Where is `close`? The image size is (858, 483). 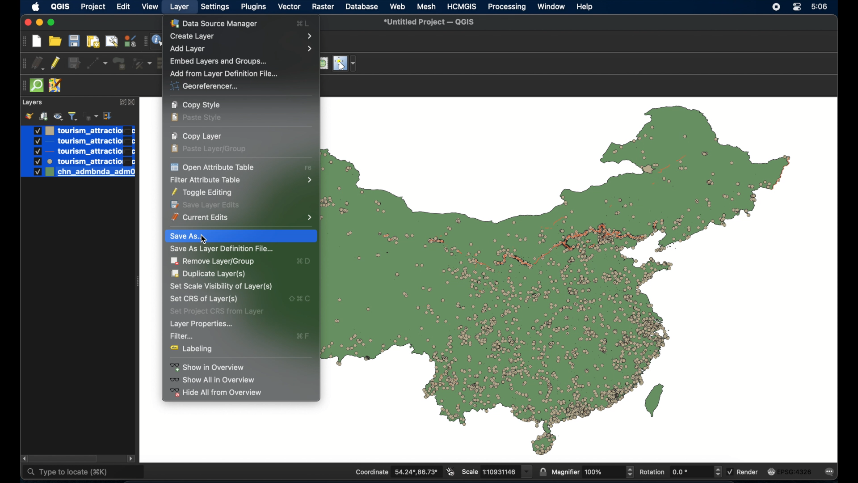 close is located at coordinates (26, 22).